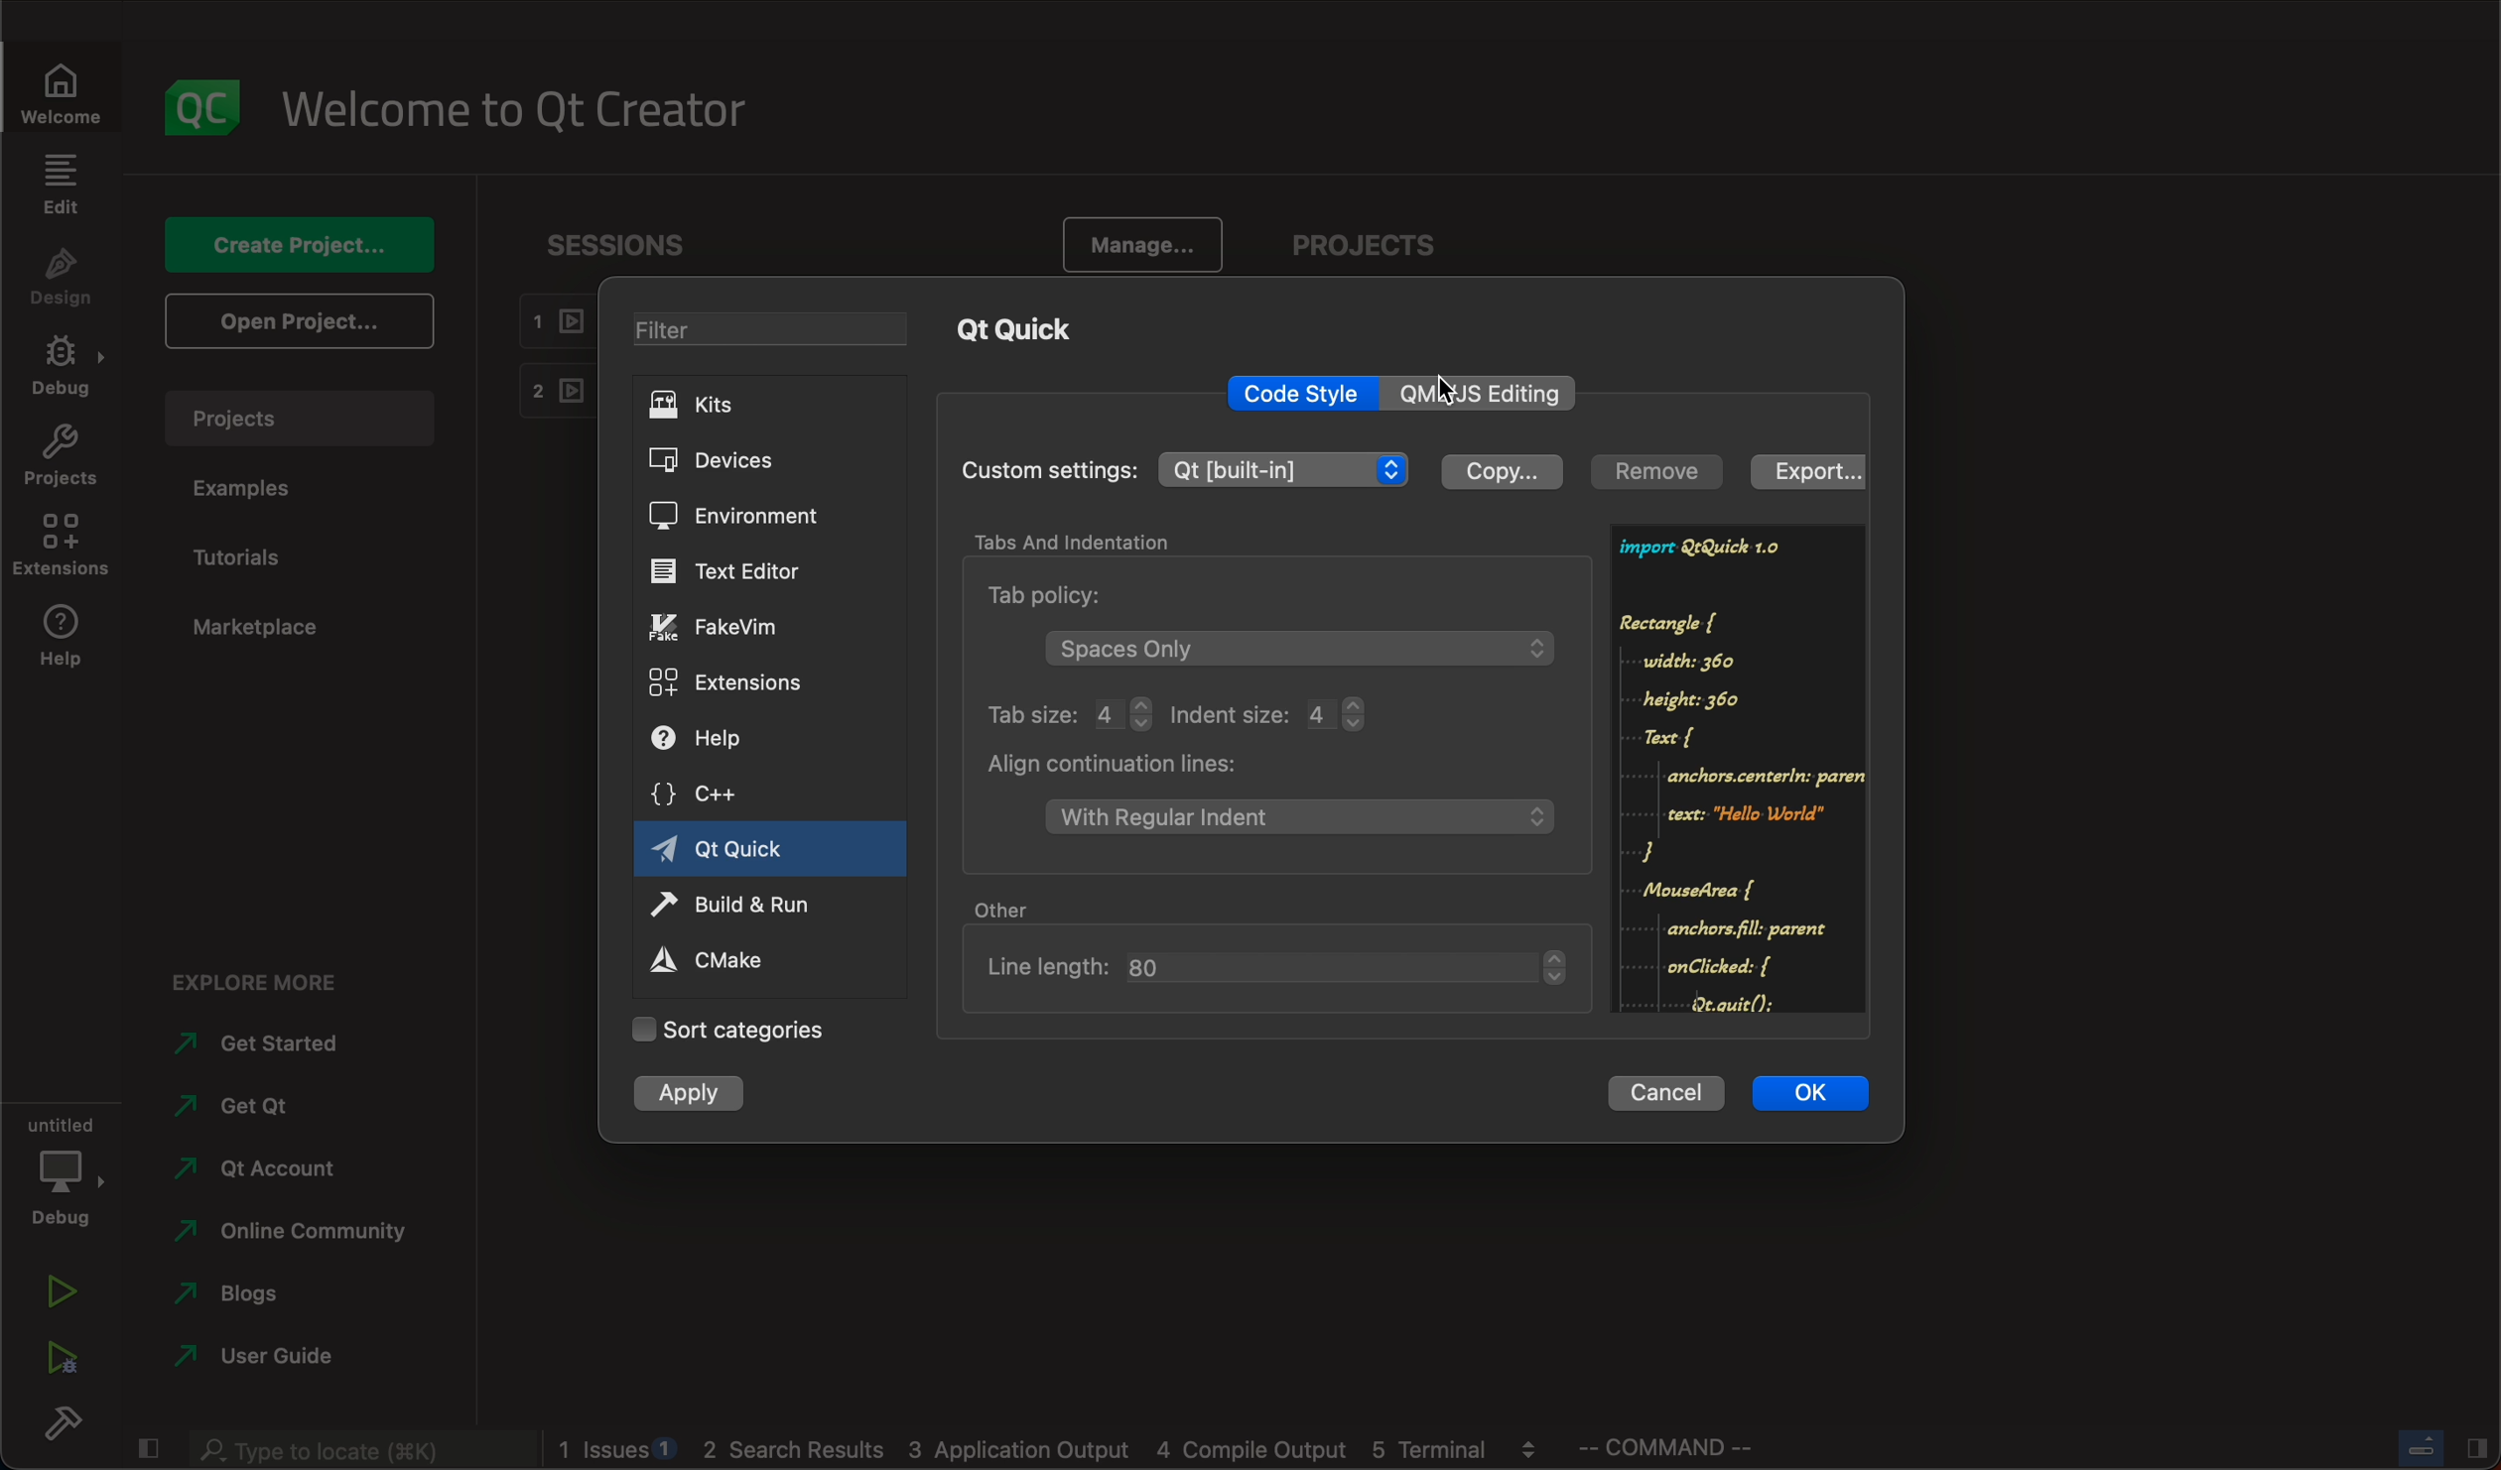 The height and width of the screenshot is (1470, 2501). I want to click on run, so click(64, 1291).